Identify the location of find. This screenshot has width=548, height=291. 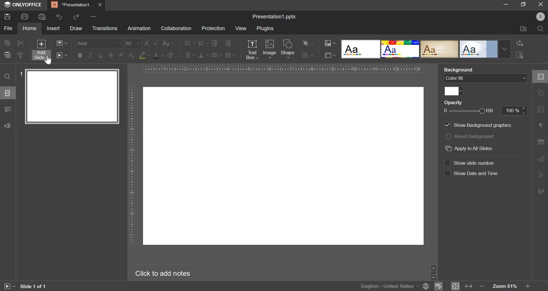
(7, 76).